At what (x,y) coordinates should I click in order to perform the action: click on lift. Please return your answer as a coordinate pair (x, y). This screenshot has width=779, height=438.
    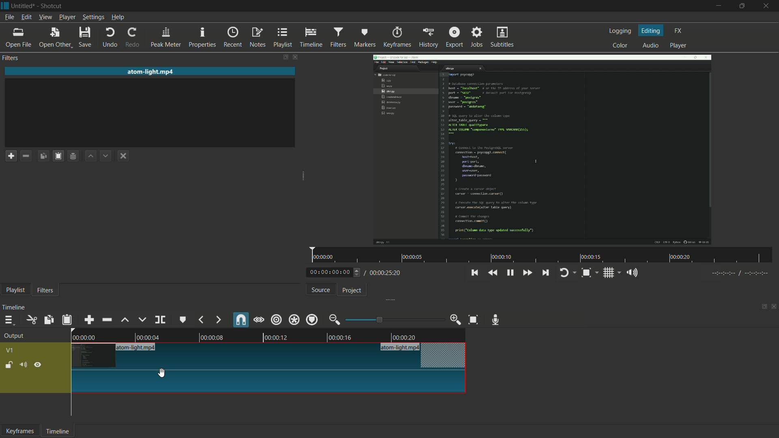
    Looking at the image, I should click on (126, 320).